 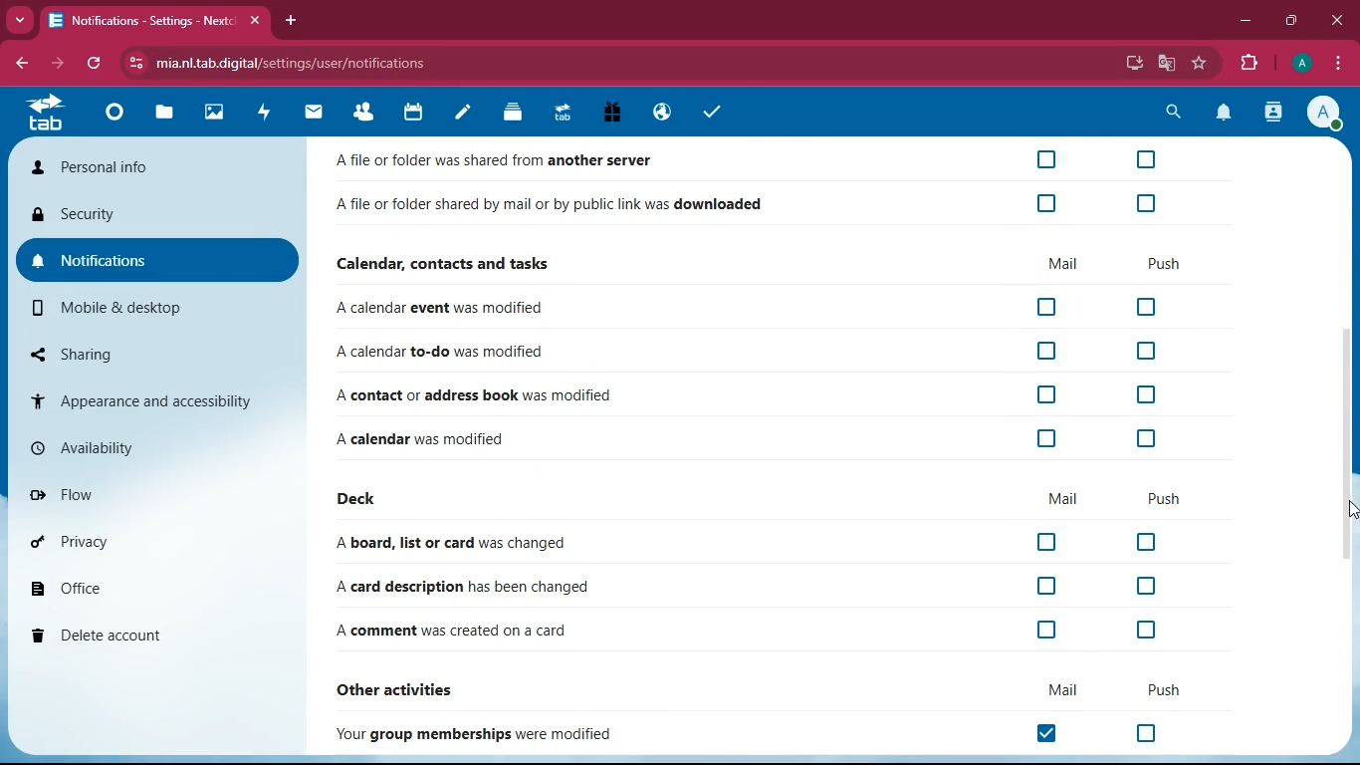 I want to click on notifications, so click(x=1224, y=114).